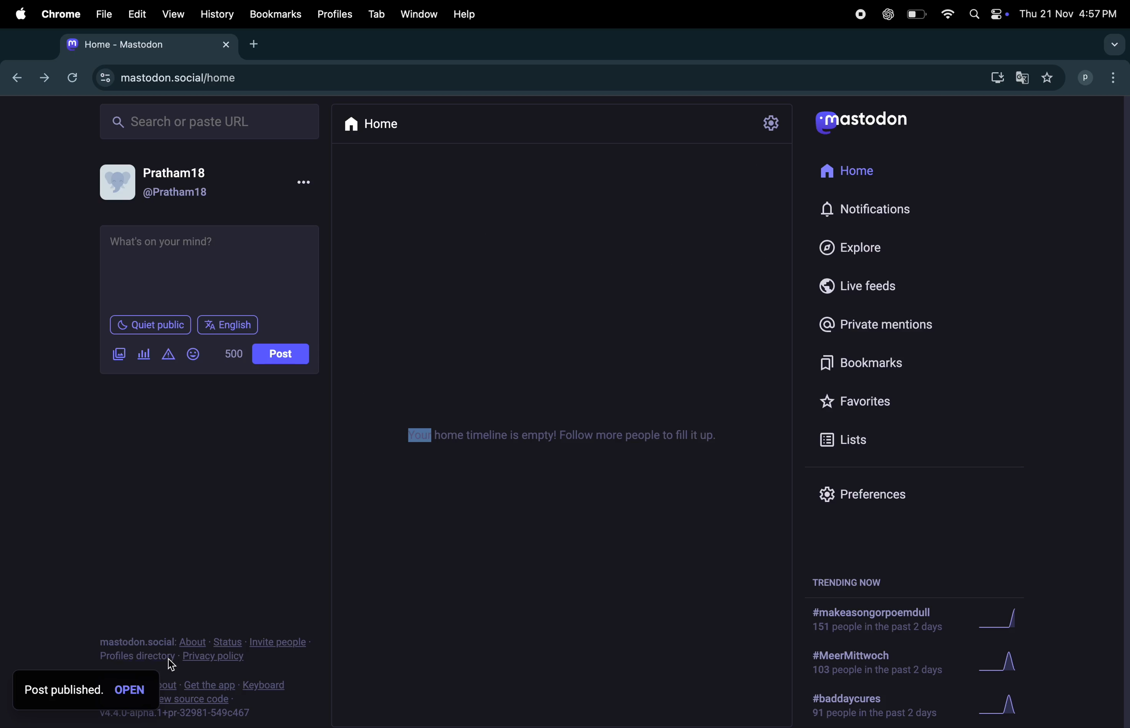  I want to click on Quiet in public, so click(150, 326).